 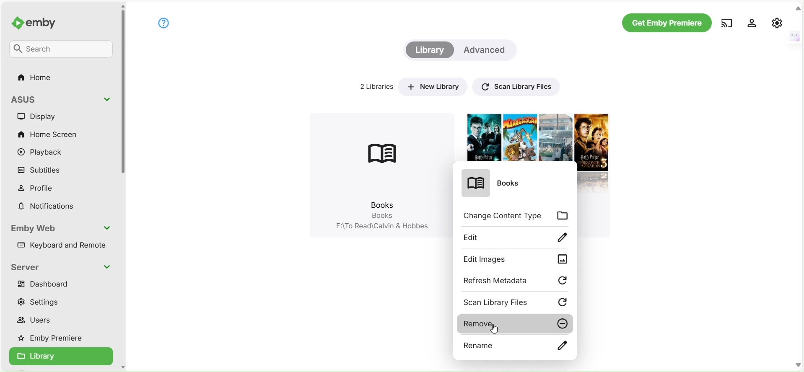 I want to click on Edit Images, so click(x=516, y=260).